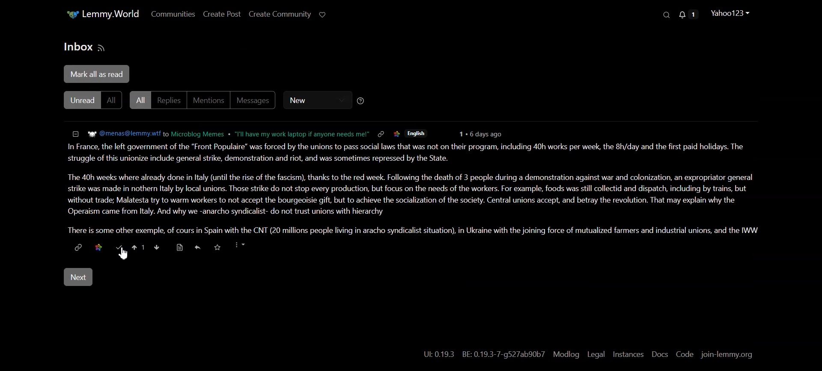 The image size is (822, 371). Describe the element at coordinates (728, 355) in the screenshot. I see `join-lemmy.org` at that location.